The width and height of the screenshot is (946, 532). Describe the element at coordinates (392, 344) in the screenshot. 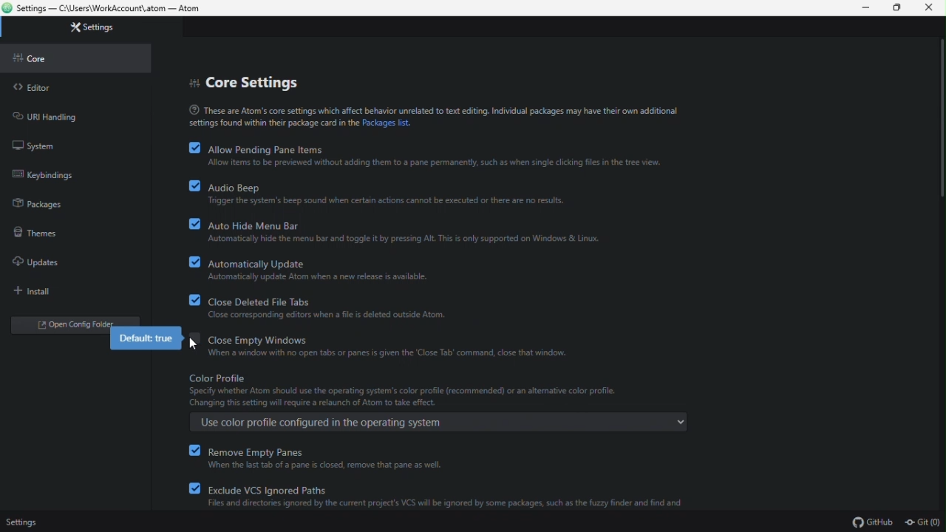

I see `close empty windows` at that location.